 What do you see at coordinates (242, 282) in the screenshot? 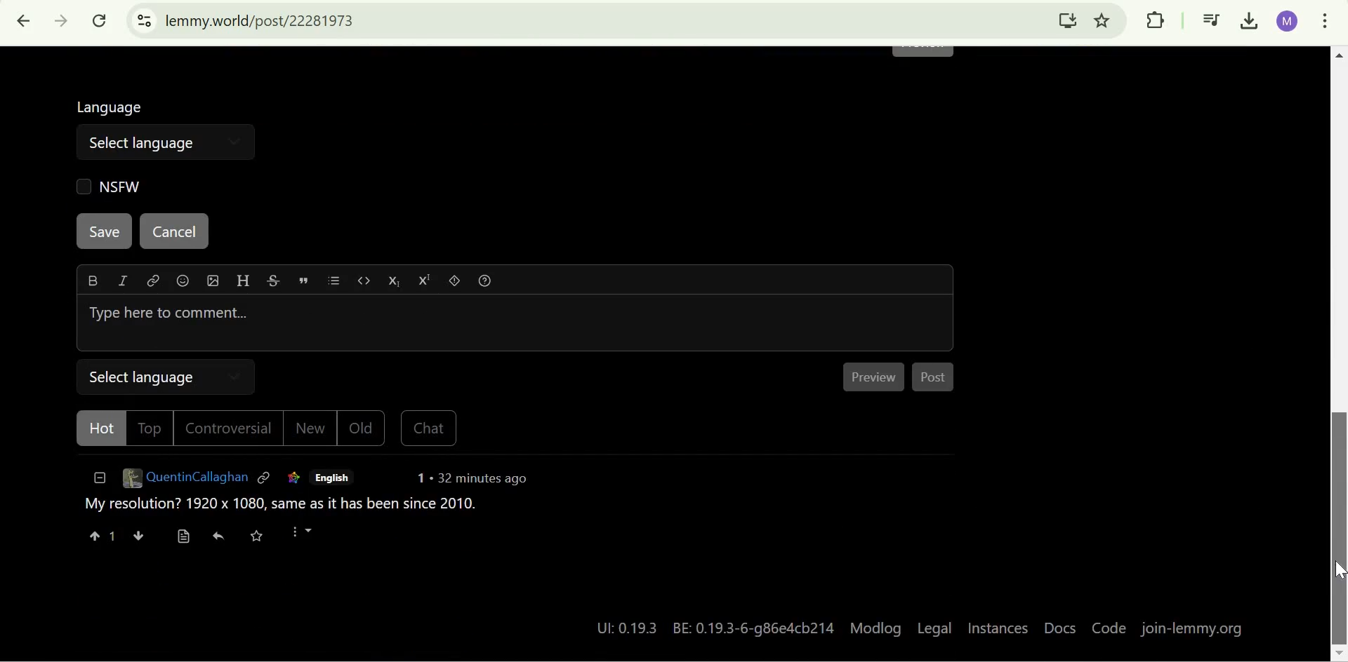
I see `Header` at bounding box center [242, 282].